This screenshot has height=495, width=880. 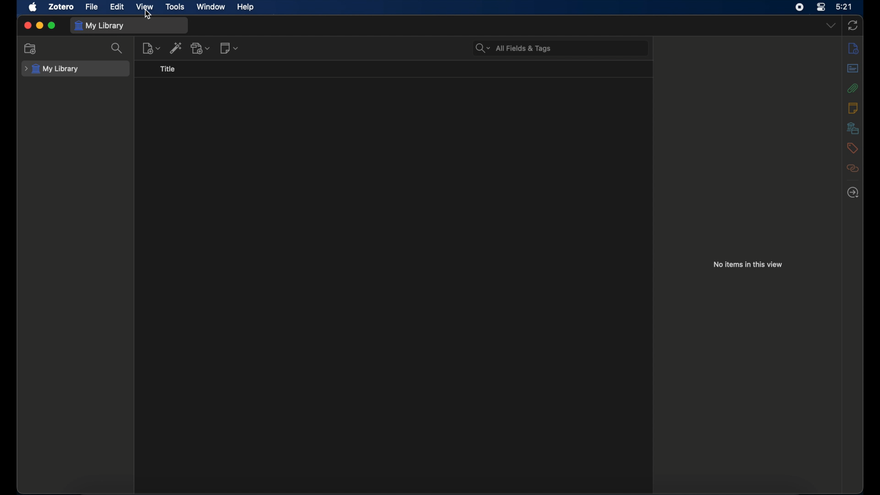 I want to click on apple icon, so click(x=33, y=7).